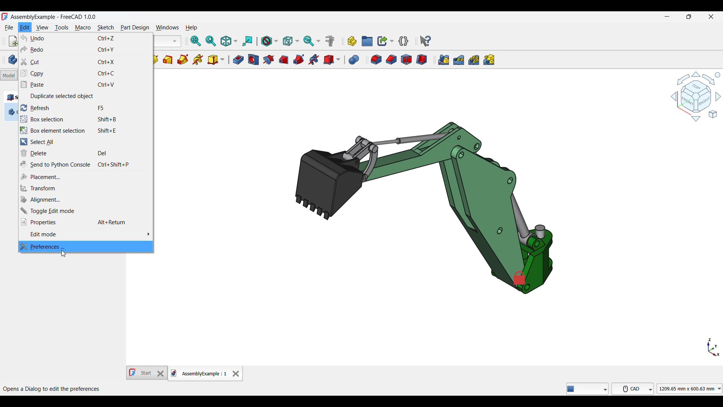  I want to click on Create multitransform, so click(489, 60).